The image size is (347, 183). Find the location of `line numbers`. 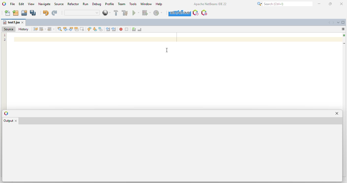

line numbers is located at coordinates (5, 38).